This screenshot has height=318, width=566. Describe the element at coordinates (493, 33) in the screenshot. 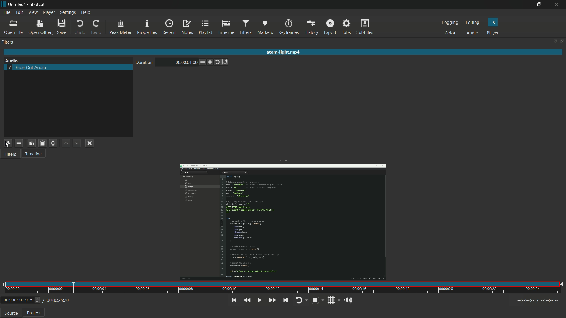

I see `player` at that location.